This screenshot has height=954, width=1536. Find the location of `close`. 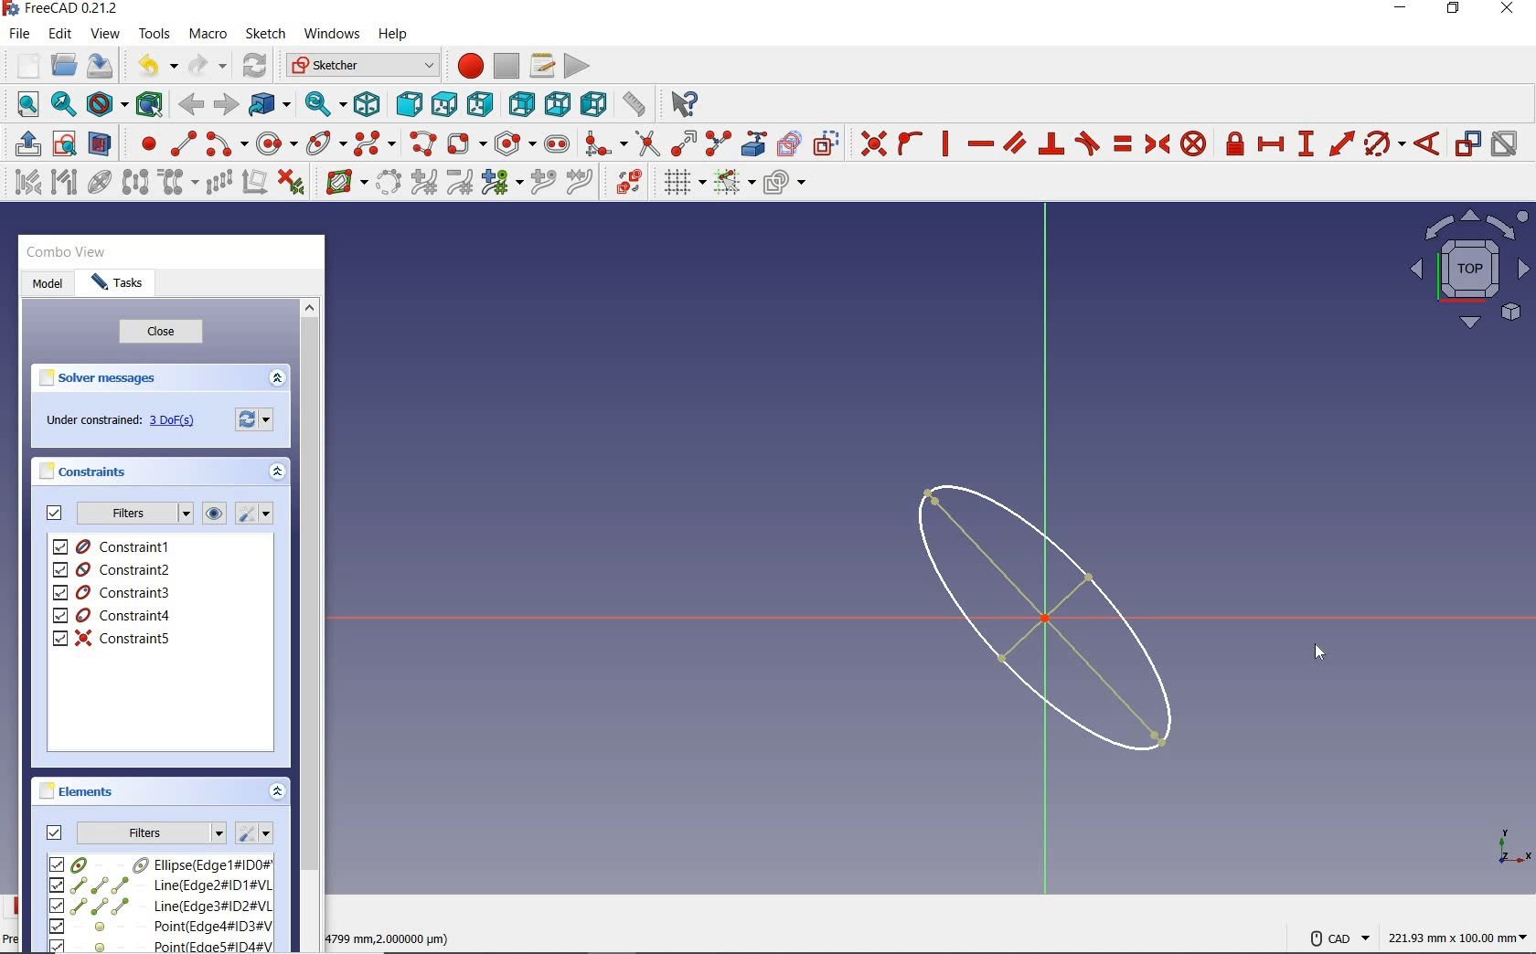

close is located at coordinates (161, 333).